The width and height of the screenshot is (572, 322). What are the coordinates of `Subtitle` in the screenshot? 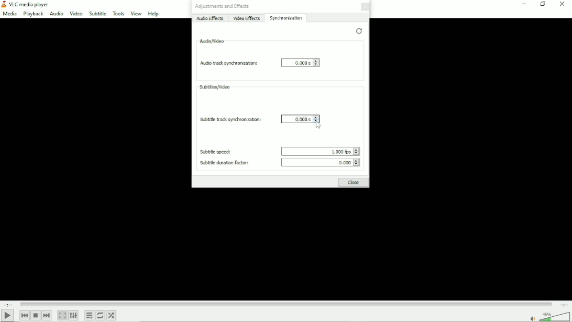 It's located at (97, 14).